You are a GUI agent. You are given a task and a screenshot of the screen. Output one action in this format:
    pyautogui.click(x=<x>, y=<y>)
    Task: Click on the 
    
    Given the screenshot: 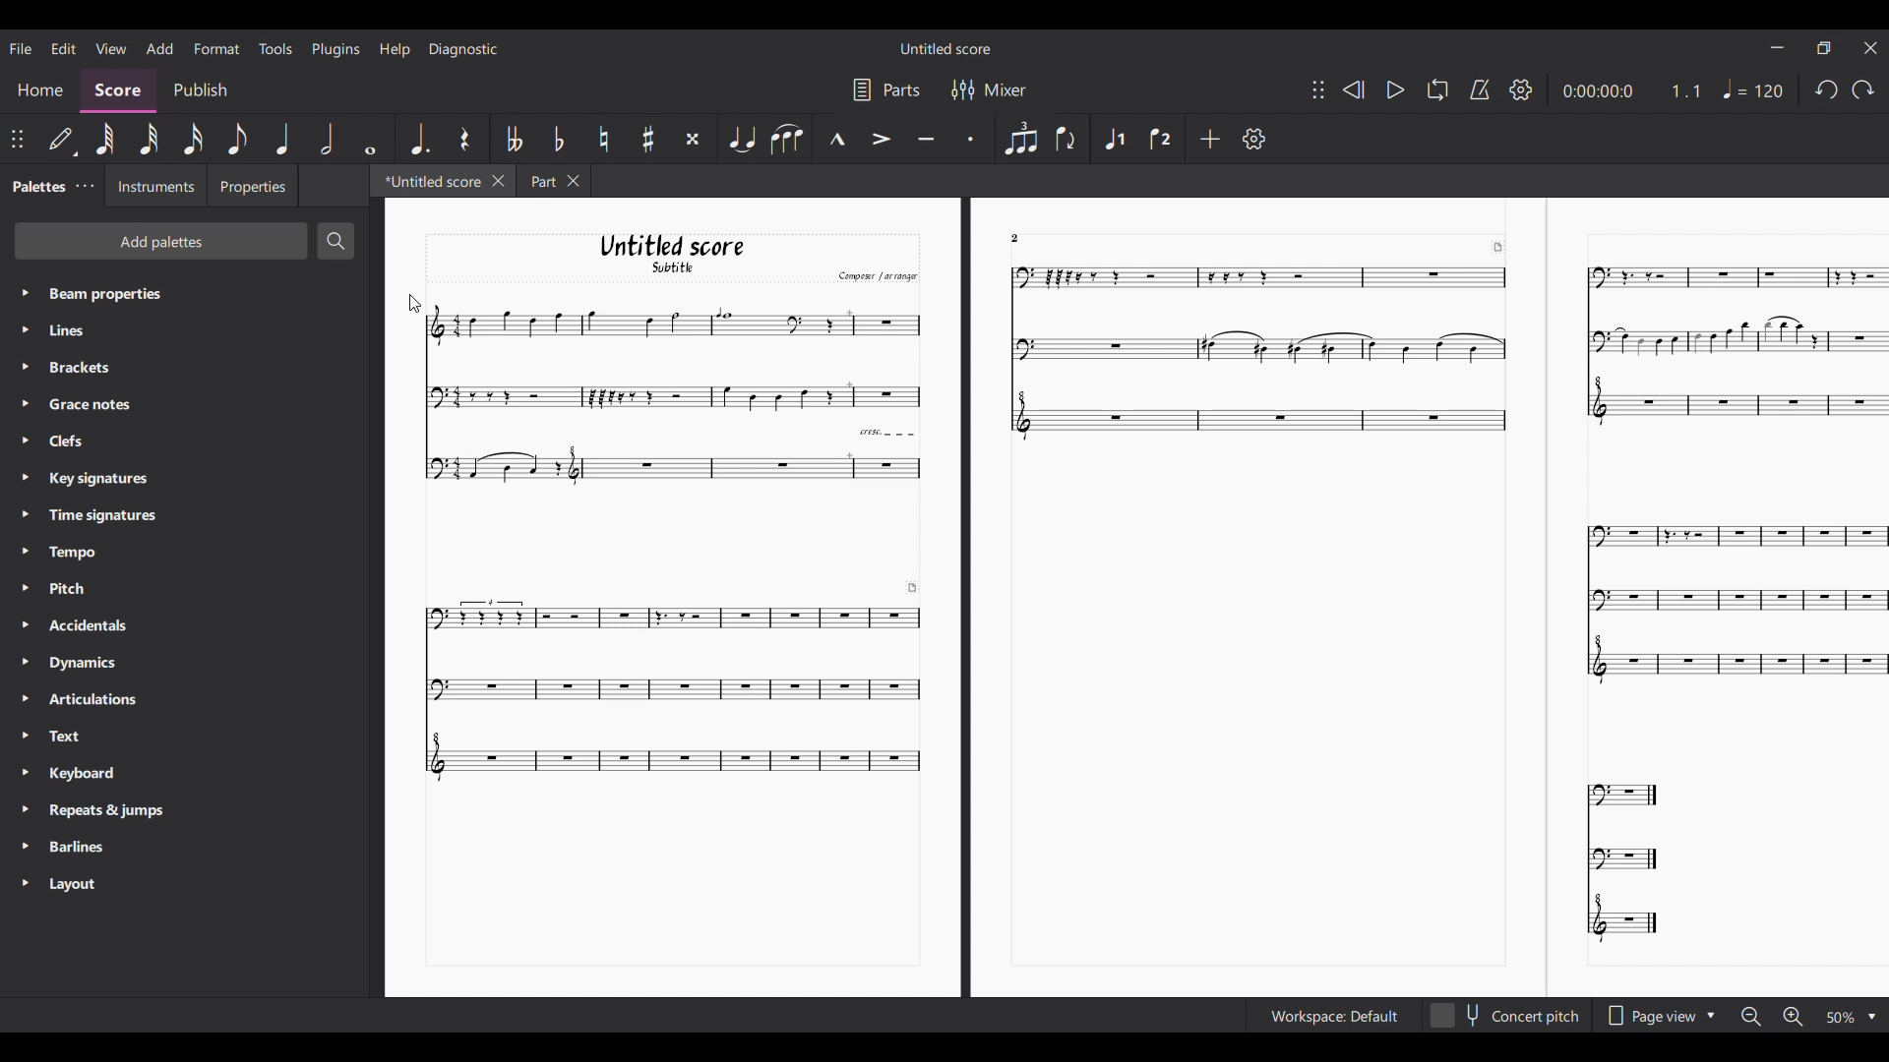 What is the action you would take?
    pyautogui.click(x=1736, y=275)
    